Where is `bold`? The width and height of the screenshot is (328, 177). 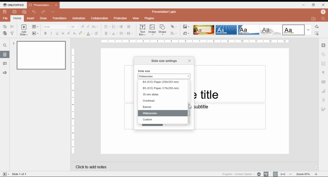
bold is located at coordinates (45, 33).